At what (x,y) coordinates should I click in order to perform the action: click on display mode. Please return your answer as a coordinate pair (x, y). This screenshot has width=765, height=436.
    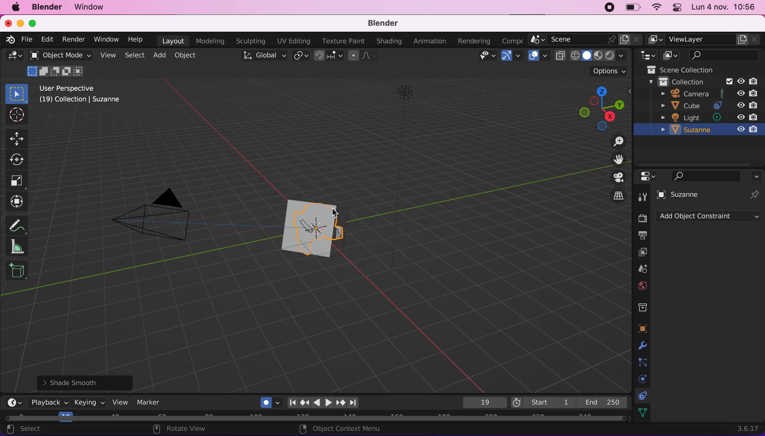
    Looking at the image, I should click on (672, 55).